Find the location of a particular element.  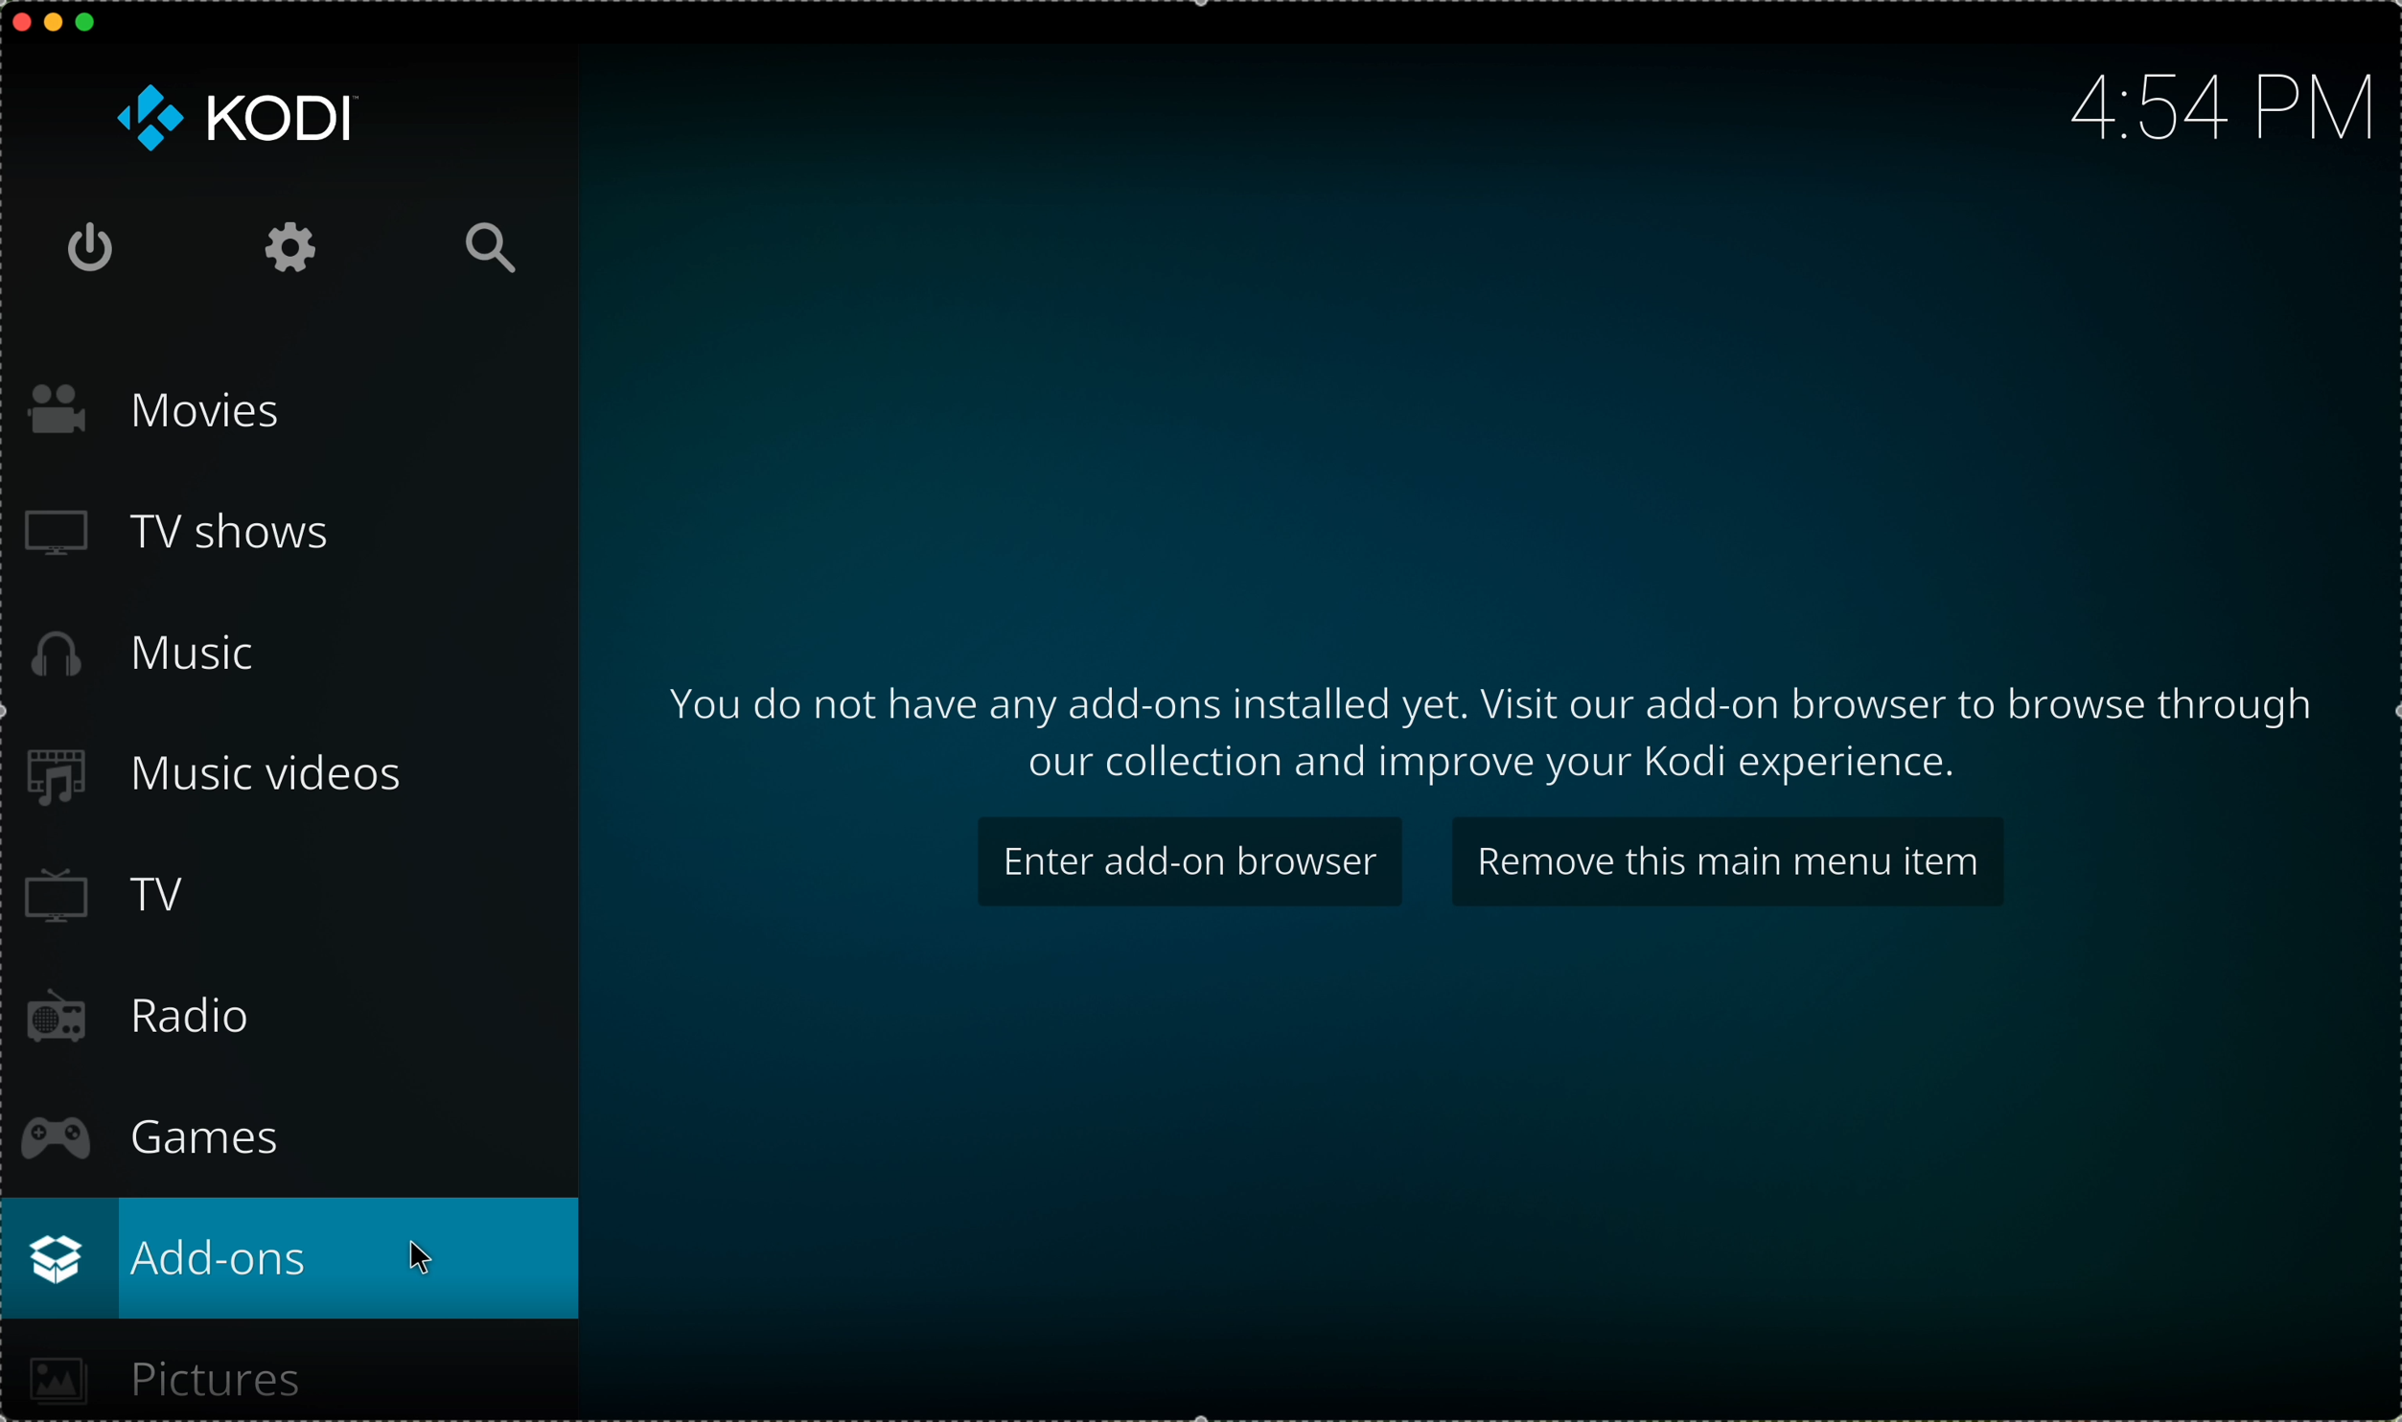

shut down is located at coordinates (91, 247).